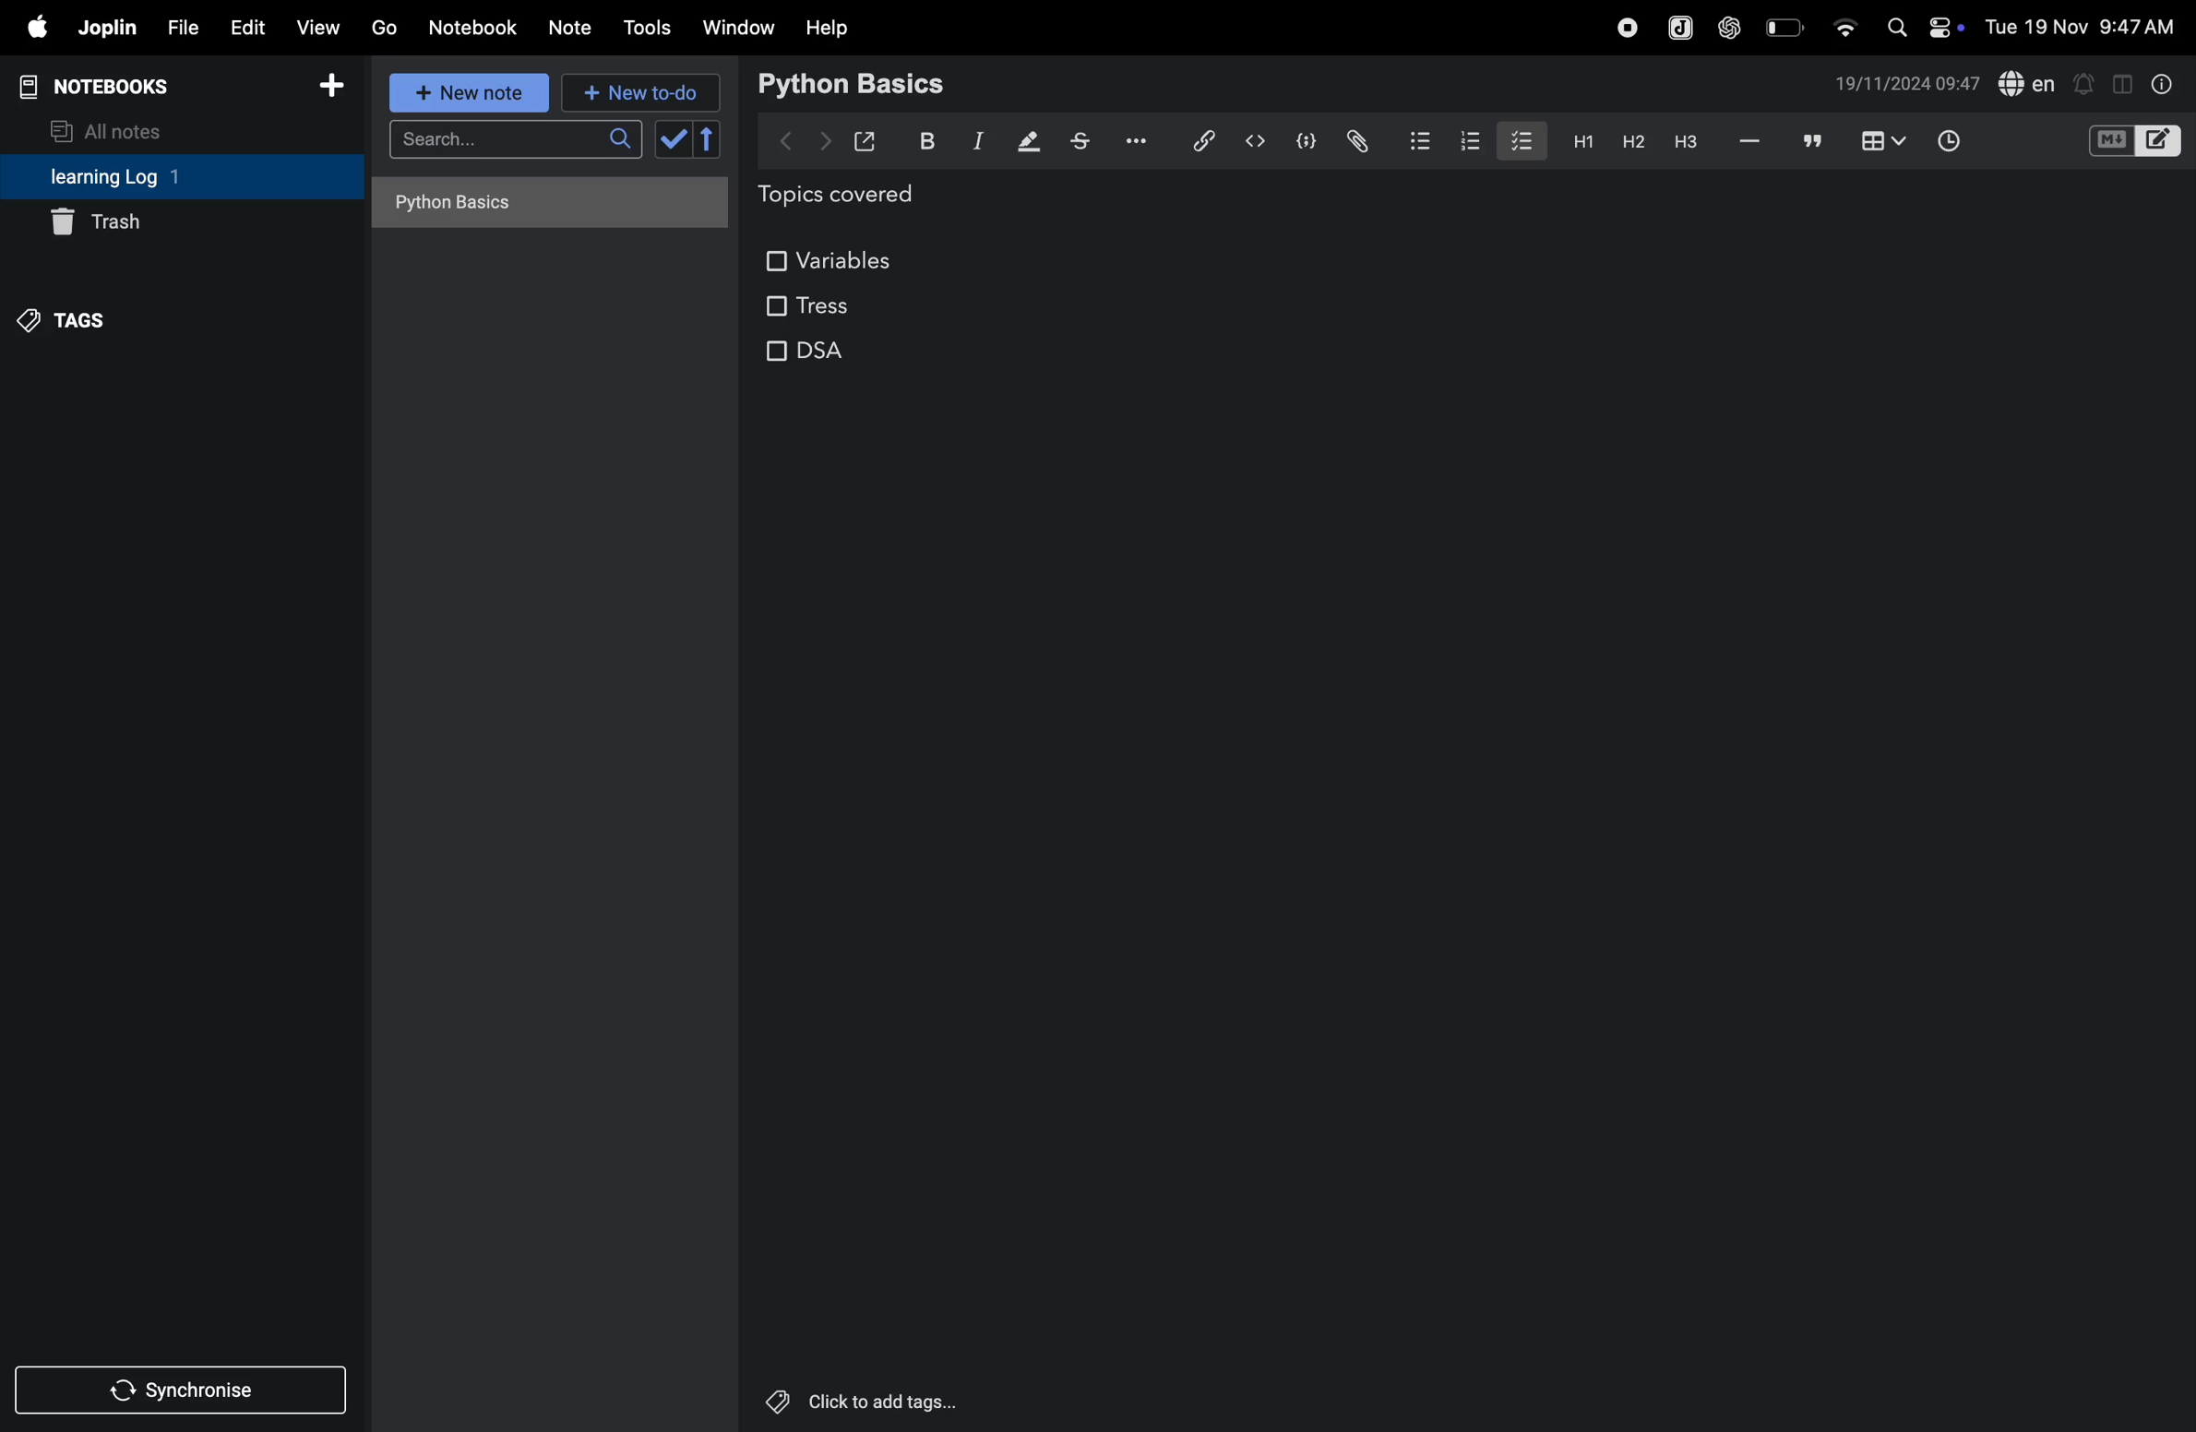  Describe the element at coordinates (30, 29) in the screenshot. I see `apple menu` at that location.